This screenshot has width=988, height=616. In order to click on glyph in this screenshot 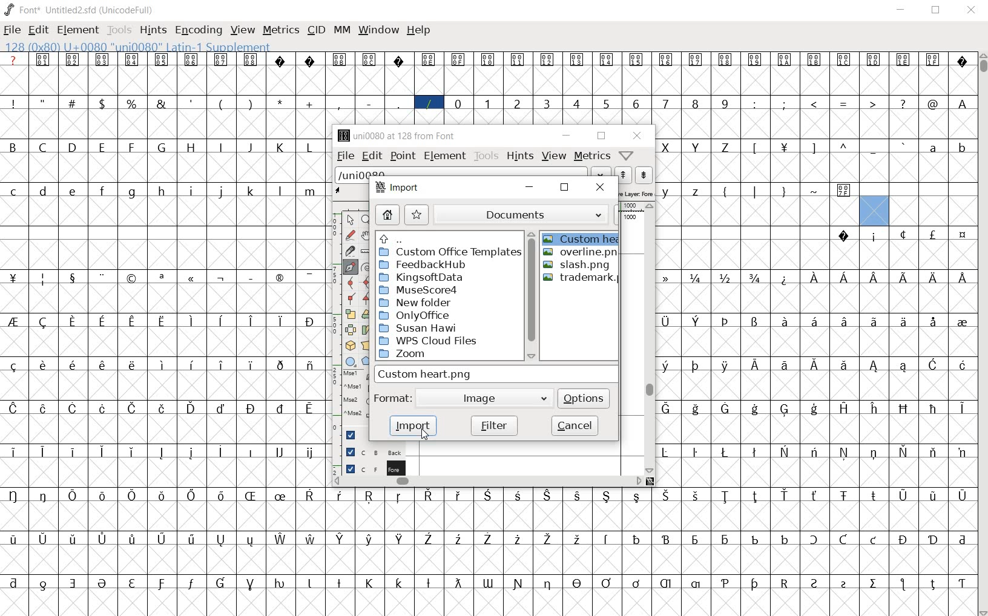, I will do `click(102, 365)`.